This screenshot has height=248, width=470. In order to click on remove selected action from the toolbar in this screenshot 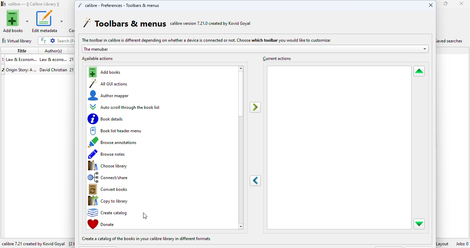, I will do `click(256, 181)`.